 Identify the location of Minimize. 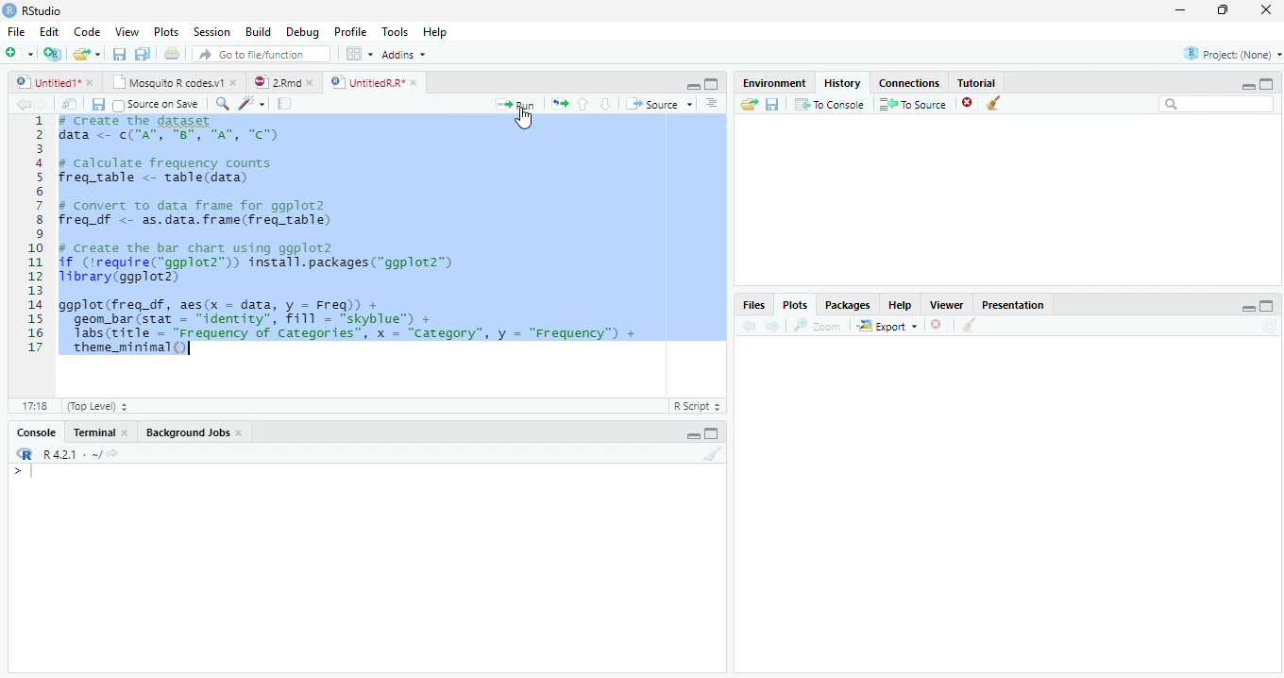
(1181, 9).